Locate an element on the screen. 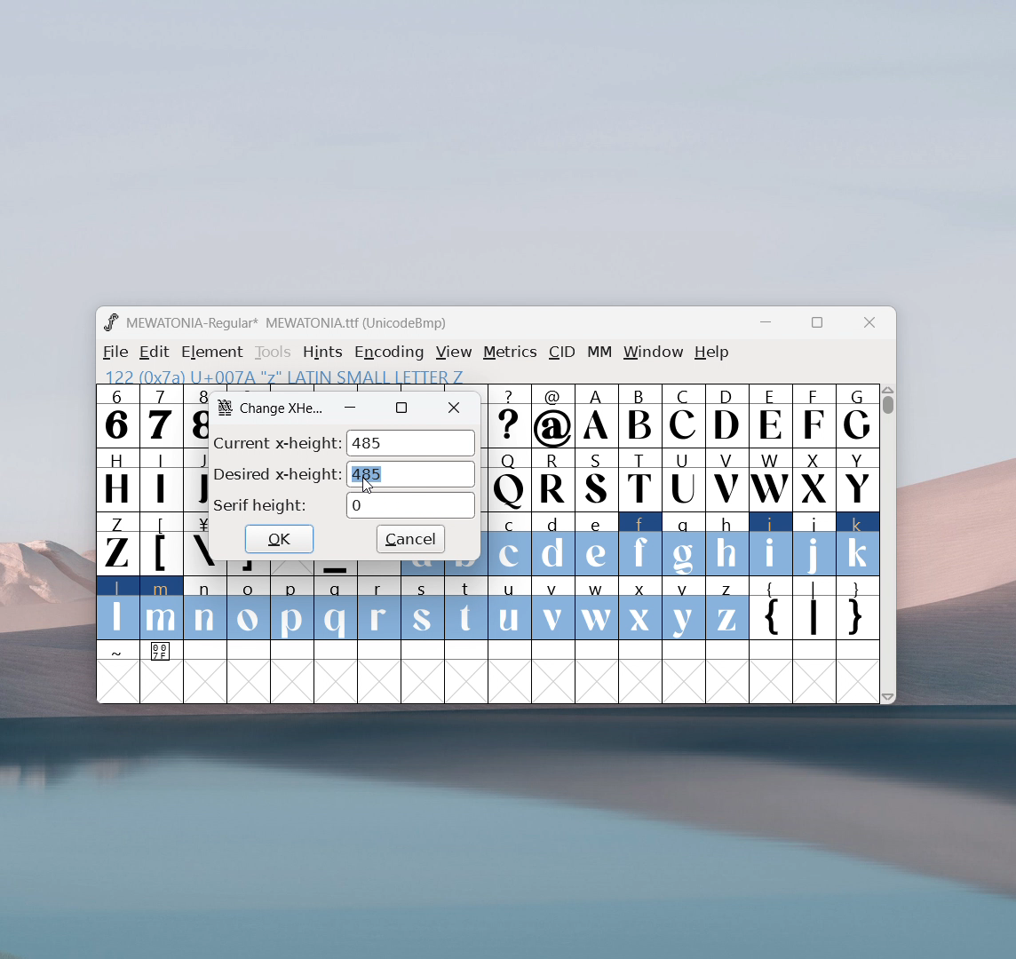  edit is located at coordinates (155, 353).